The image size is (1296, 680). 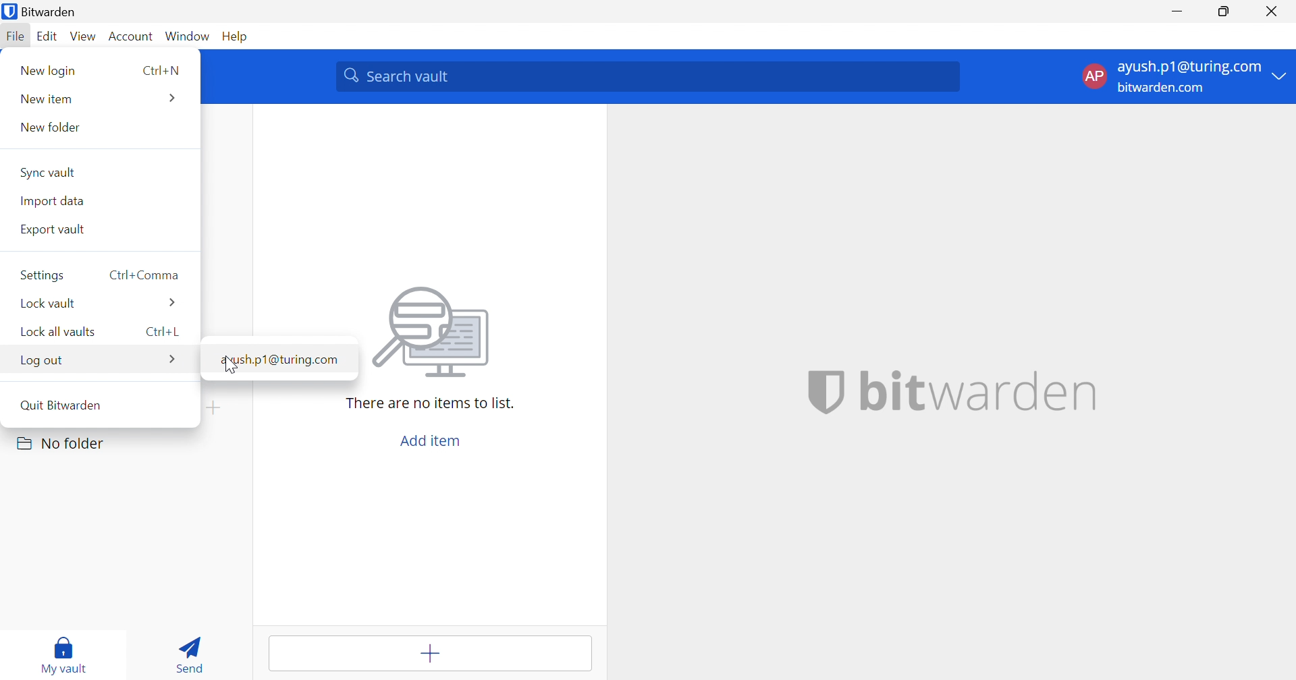 What do you see at coordinates (49, 37) in the screenshot?
I see `Edit` at bounding box center [49, 37].